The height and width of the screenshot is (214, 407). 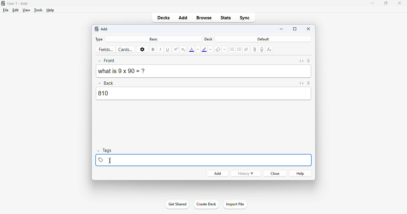 I want to click on create deck, so click(x=206, y=204).